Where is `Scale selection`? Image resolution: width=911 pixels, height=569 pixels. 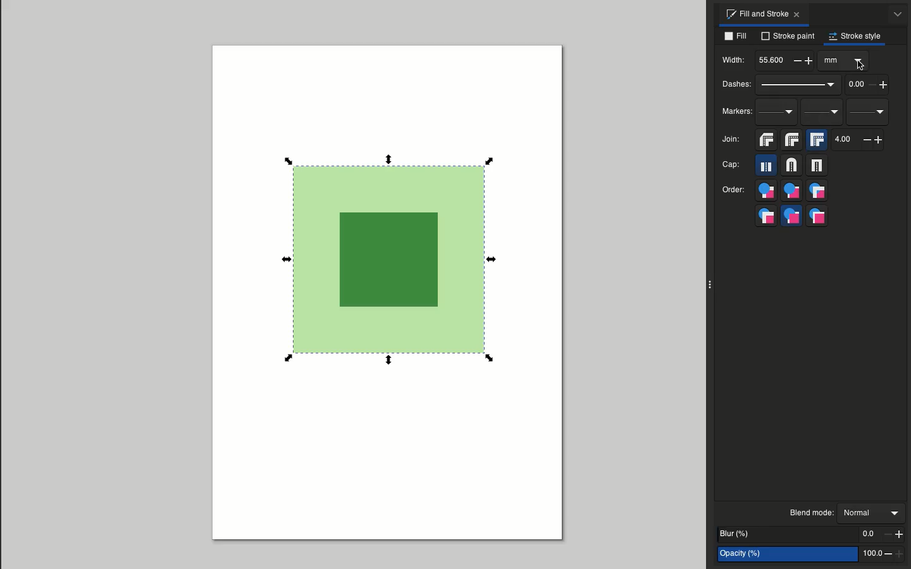
Scale selection is located at coordinates (392, 154).